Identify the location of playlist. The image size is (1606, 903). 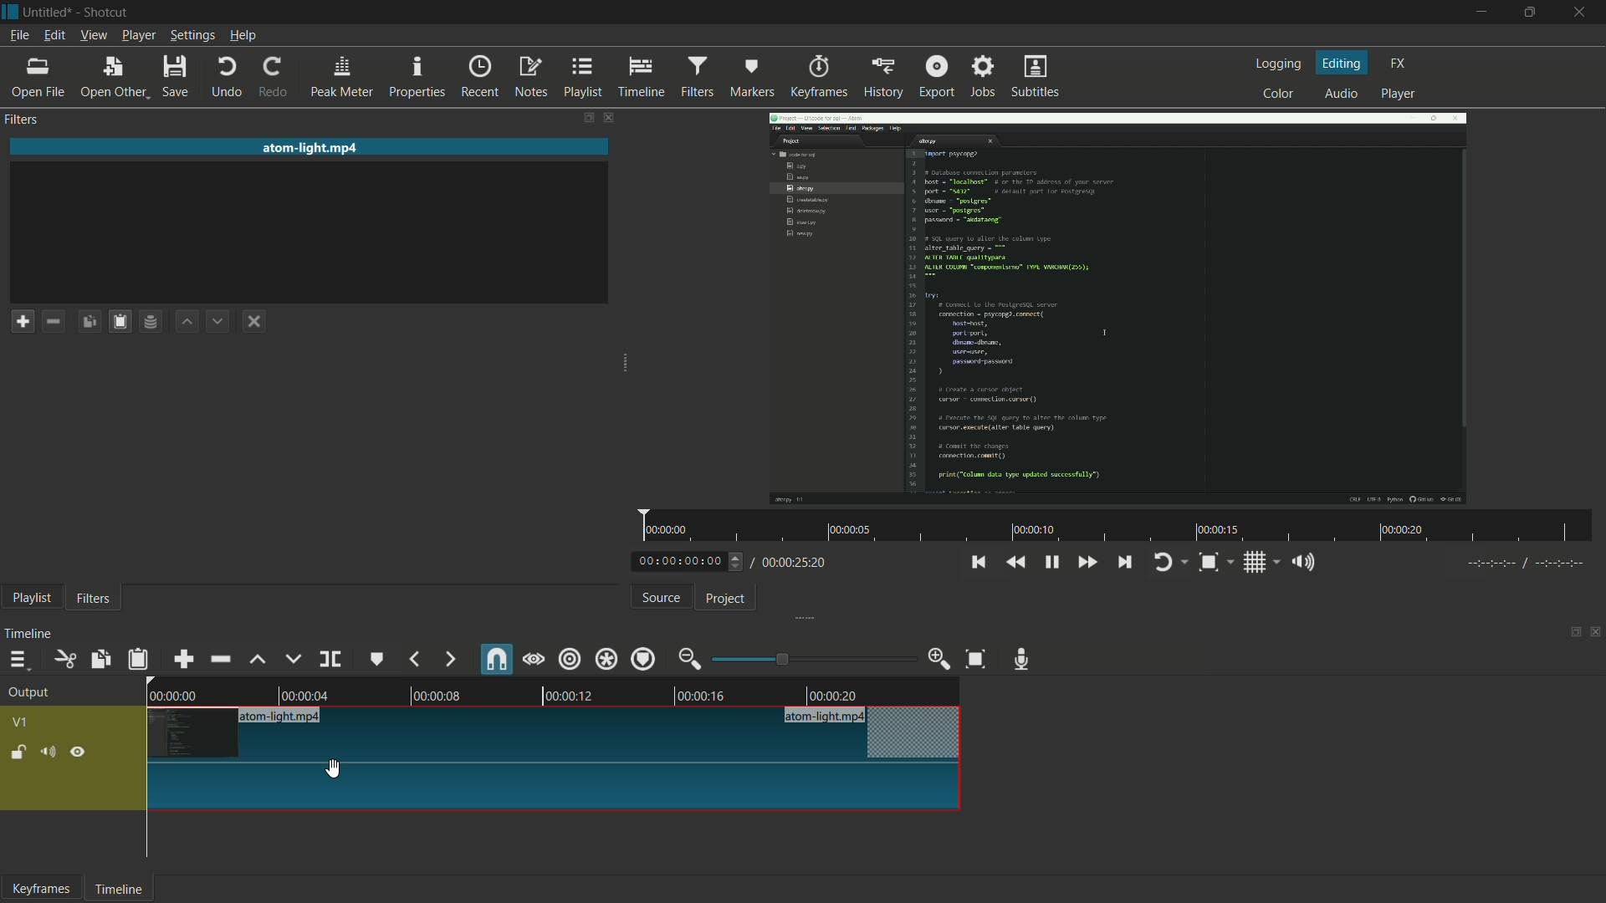
(581, 78).